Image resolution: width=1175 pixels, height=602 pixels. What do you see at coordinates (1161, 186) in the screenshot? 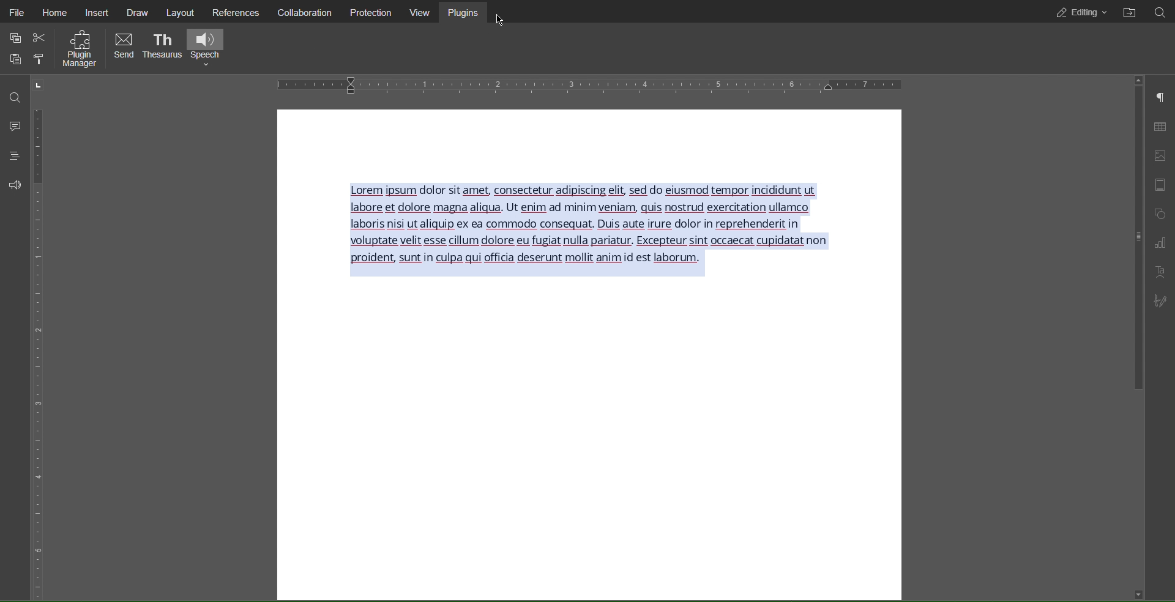
I see `Header Footer` at bounding box center [1161, 186].